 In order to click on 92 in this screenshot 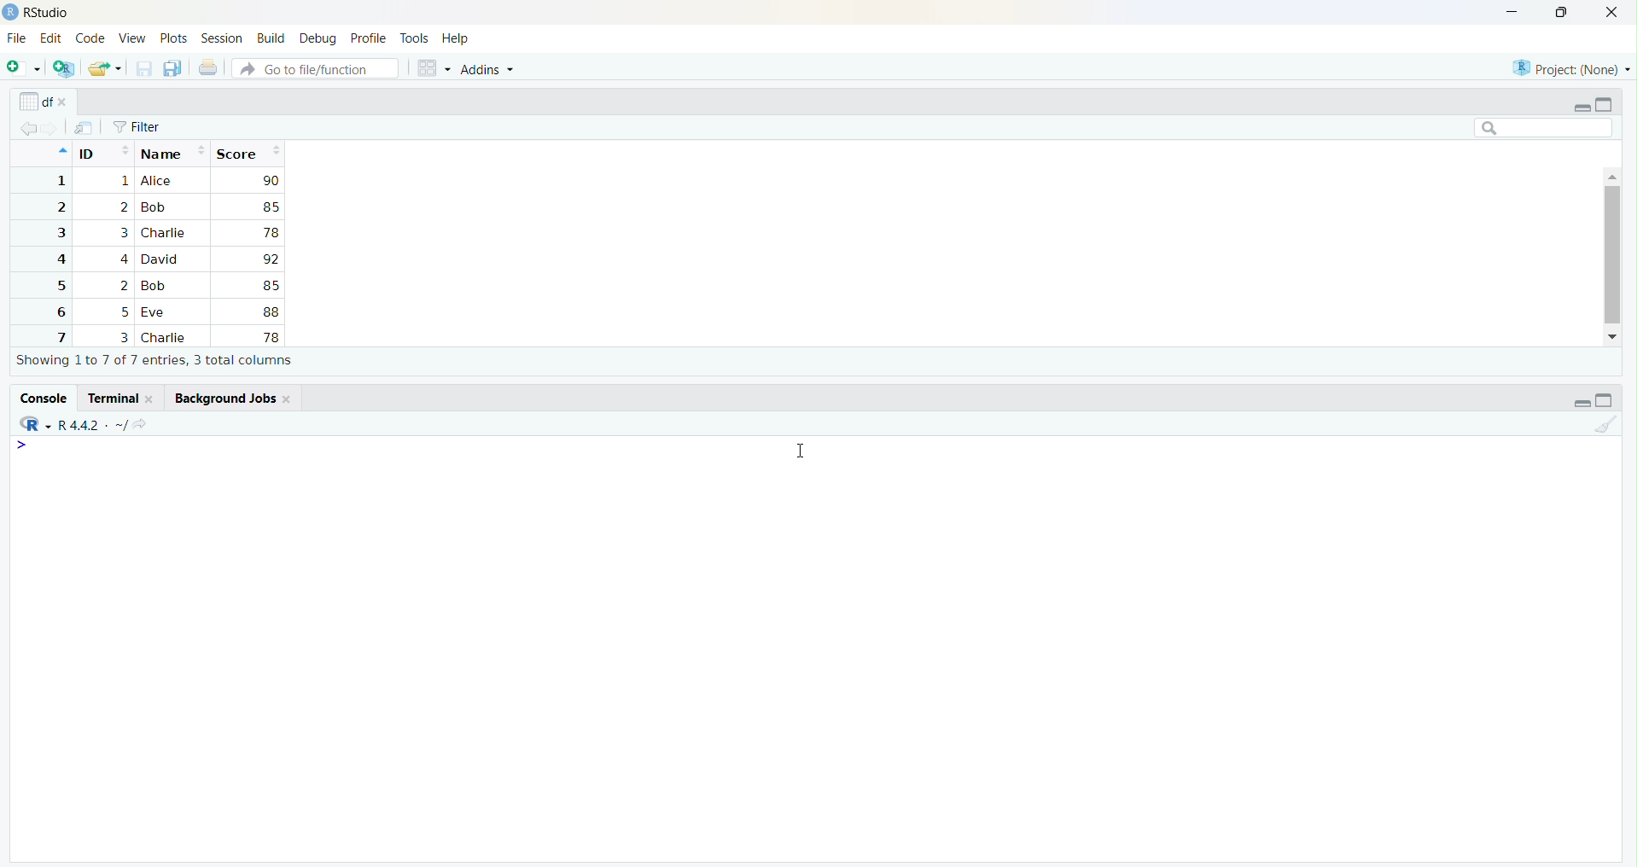, I will do `click(270, 259)`.